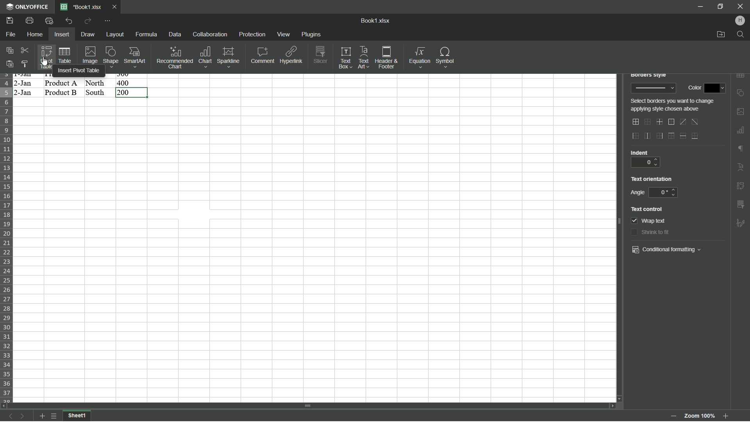 This screenshot has width=750, height=422. I want to click on scroll down, so click(618, 399).